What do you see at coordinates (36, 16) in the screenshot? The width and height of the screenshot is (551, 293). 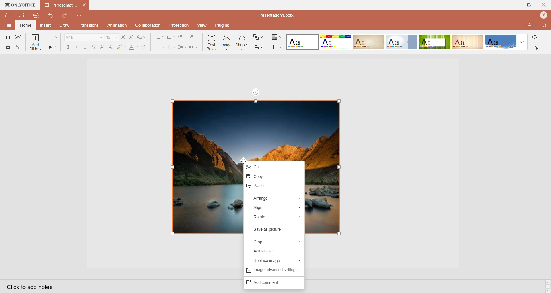 I see `QuickPrint` at bounding box center [36, 16].